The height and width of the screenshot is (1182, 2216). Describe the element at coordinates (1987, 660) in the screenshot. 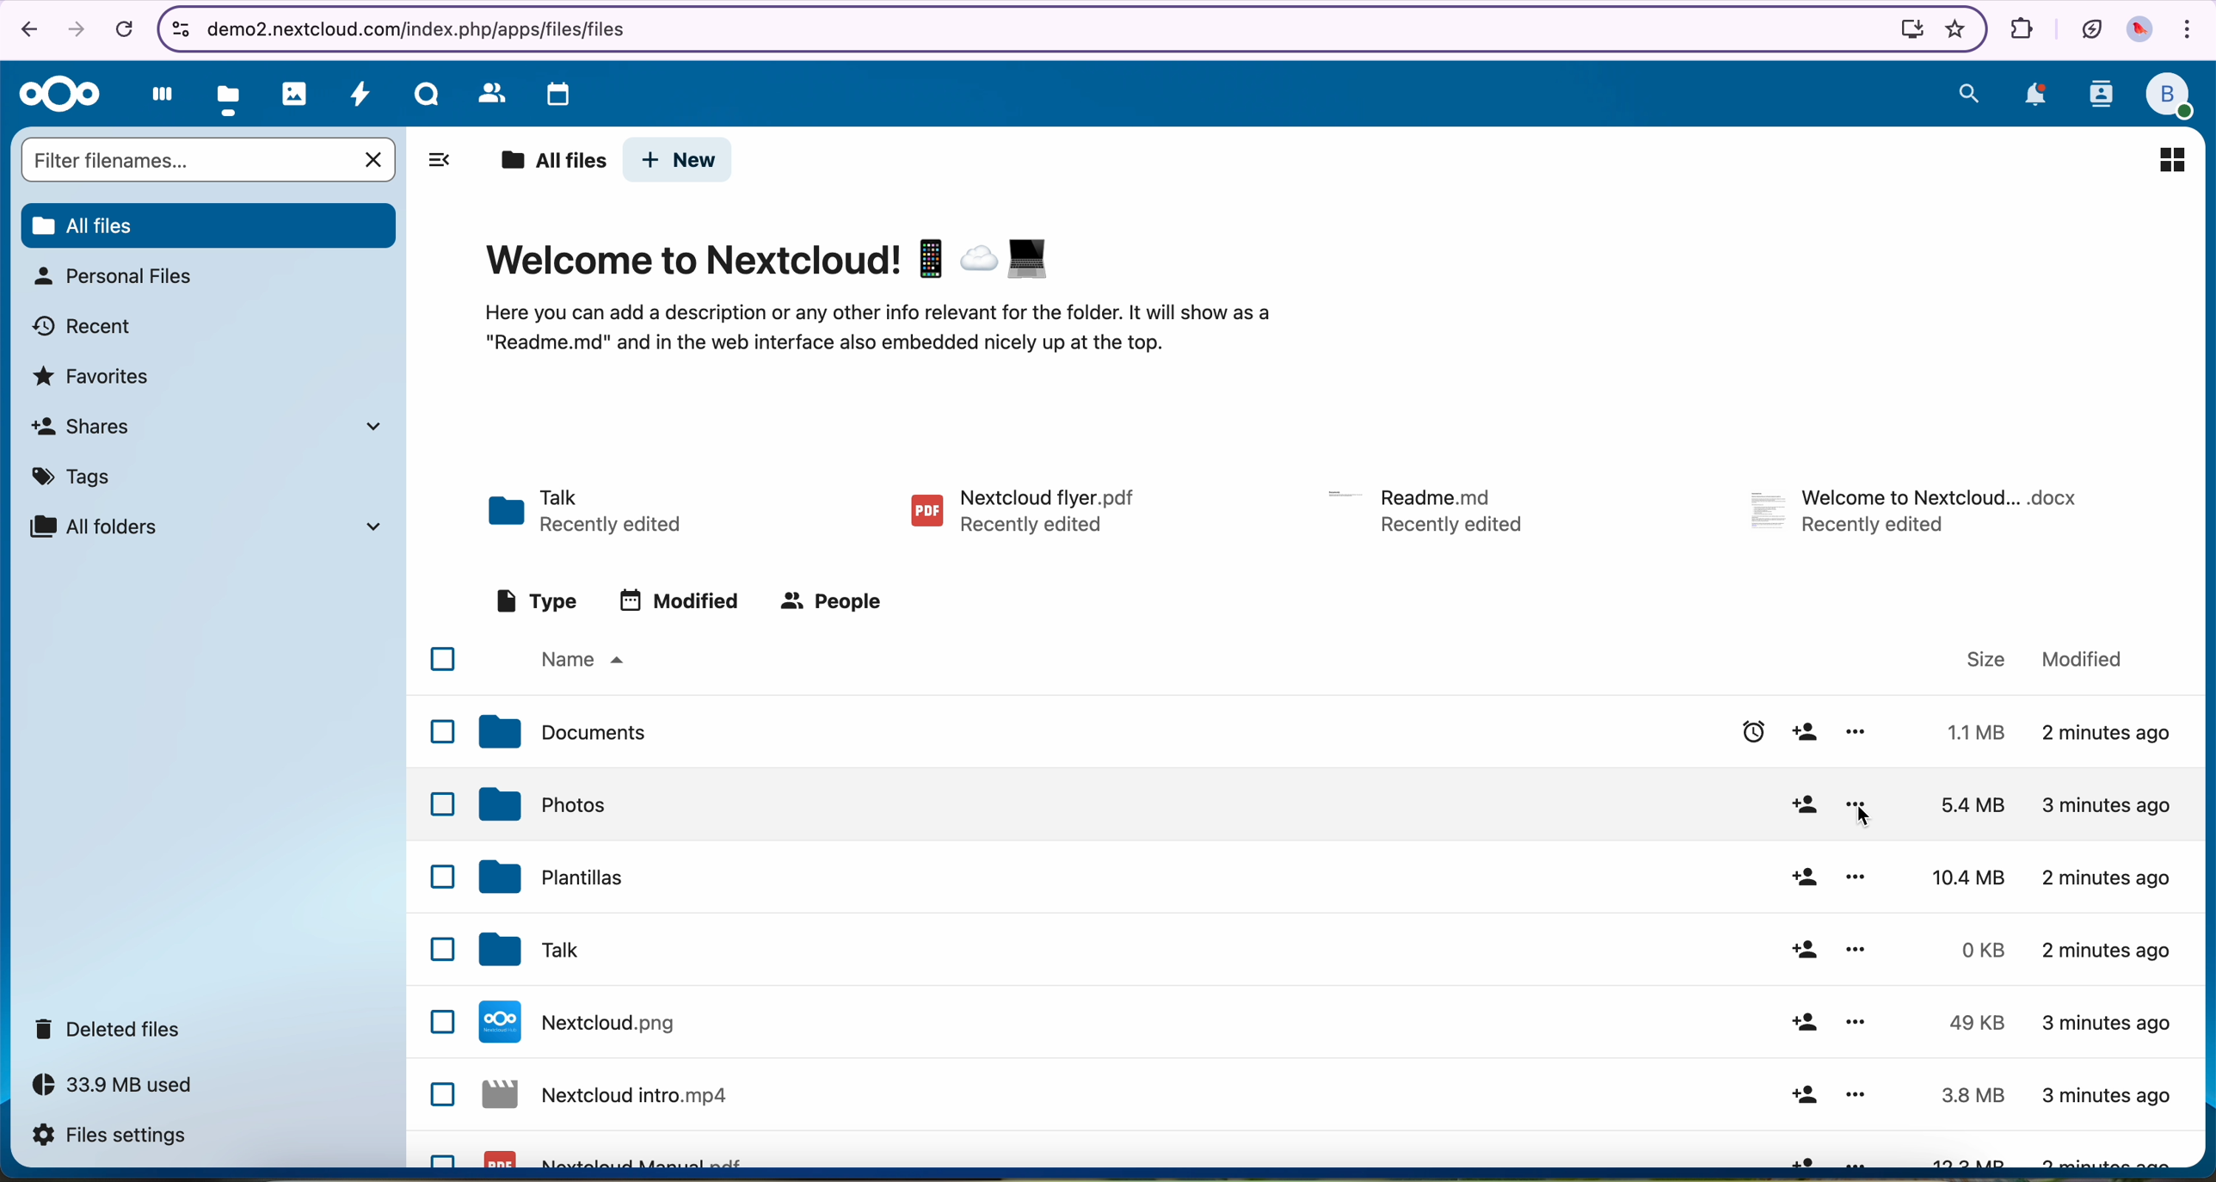

I see `size` at that location.